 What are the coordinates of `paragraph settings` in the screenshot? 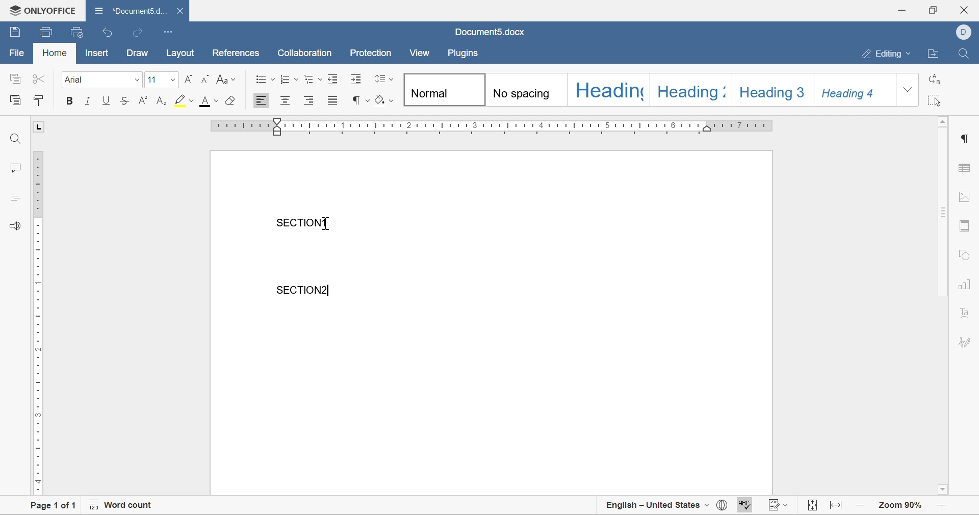 It's located at (967, 138).